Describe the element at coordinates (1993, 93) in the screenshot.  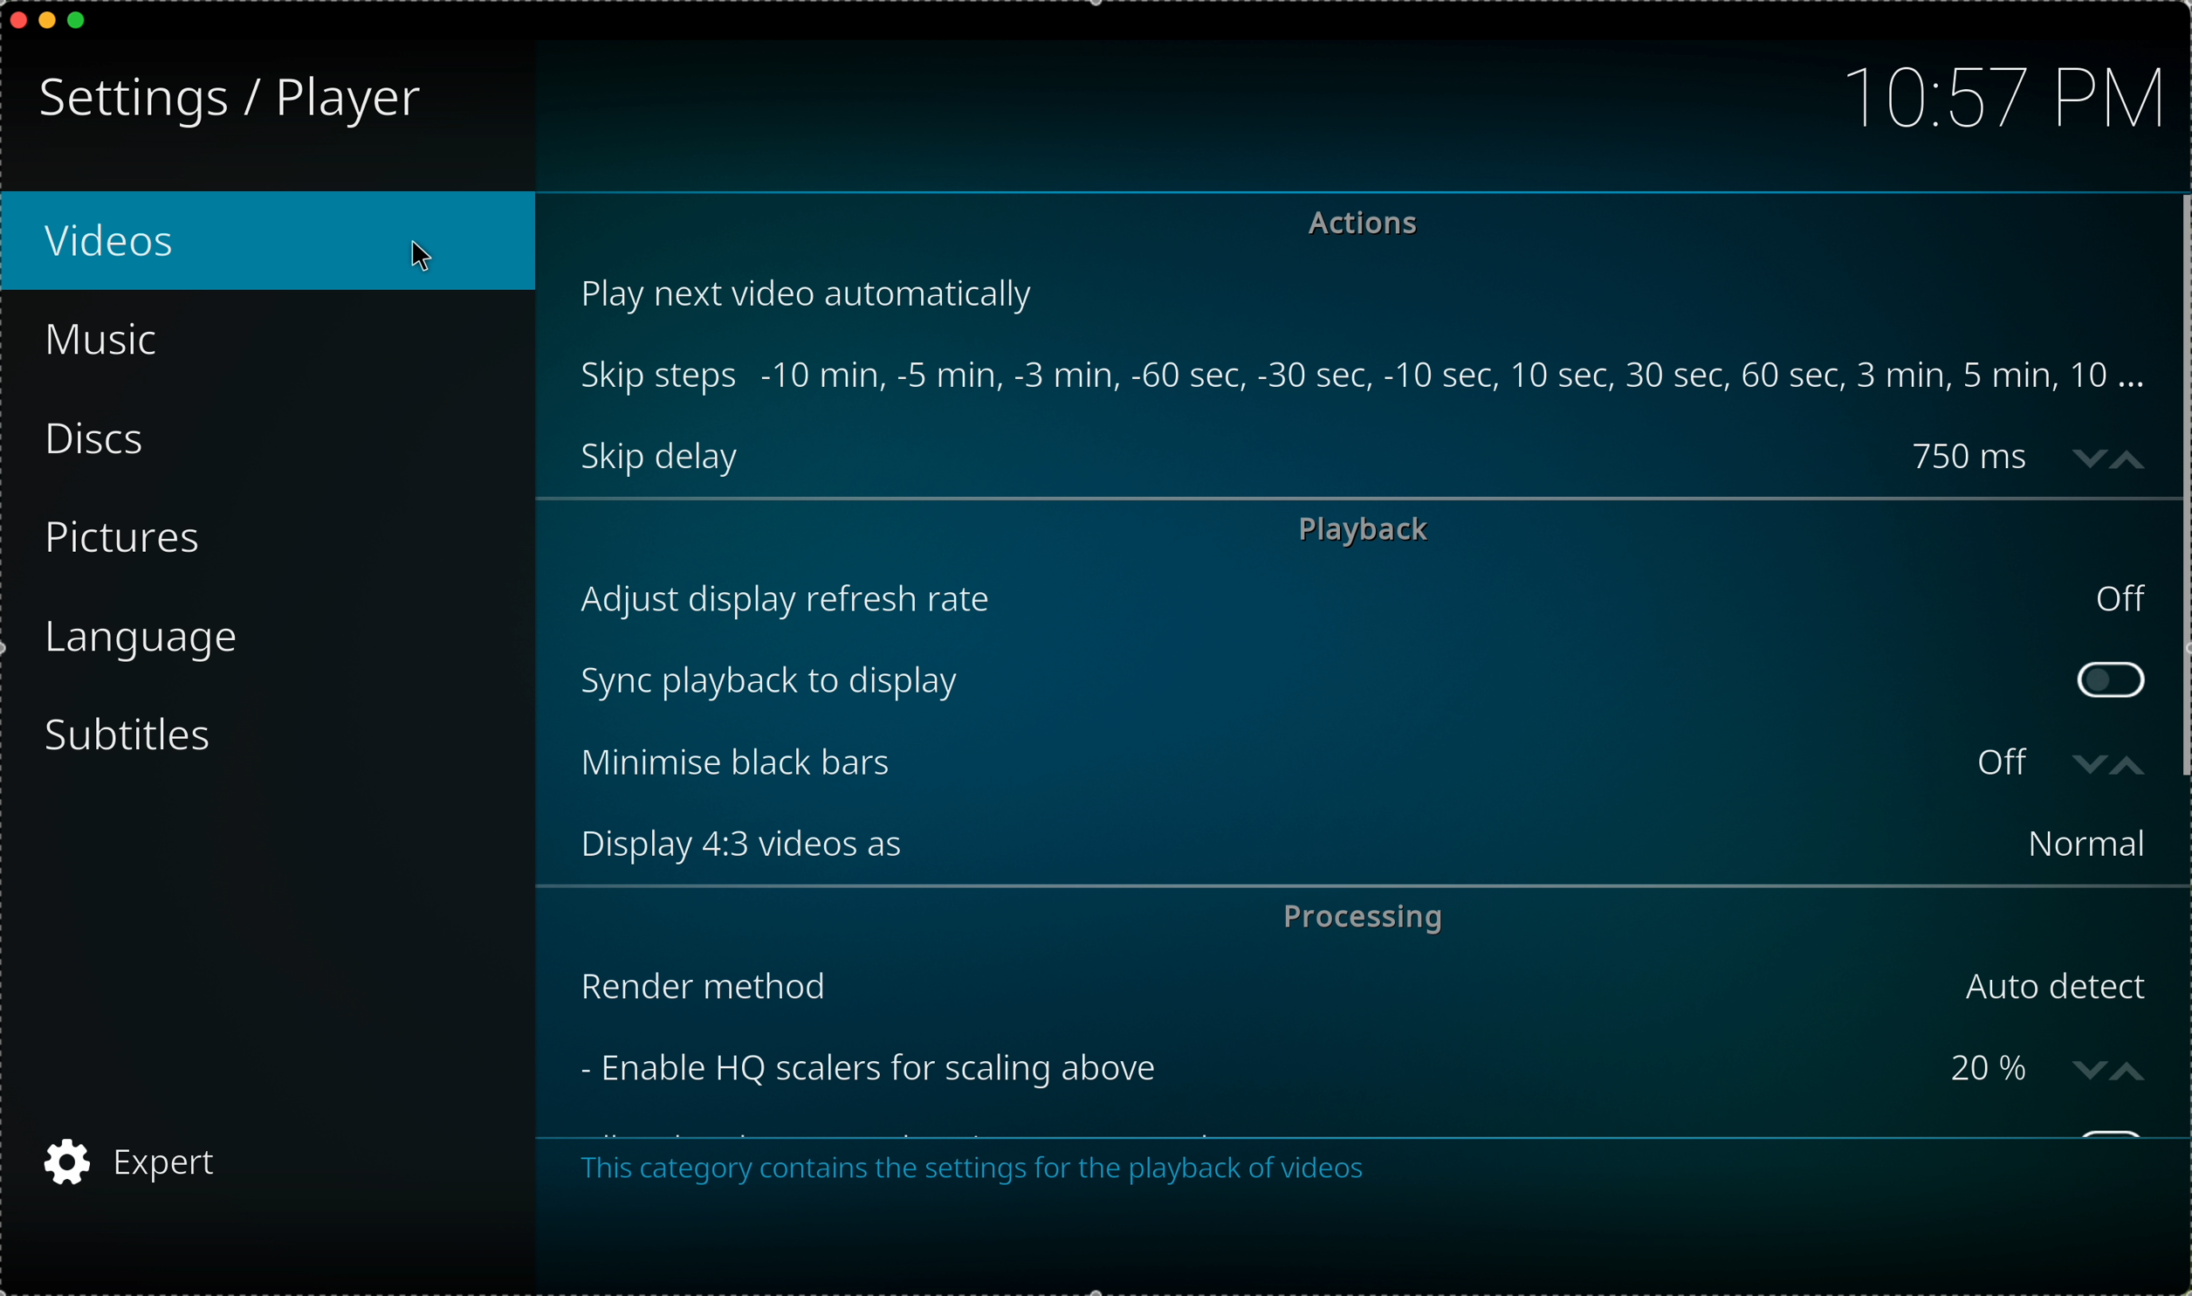
I see `10:57 PM` at that location.